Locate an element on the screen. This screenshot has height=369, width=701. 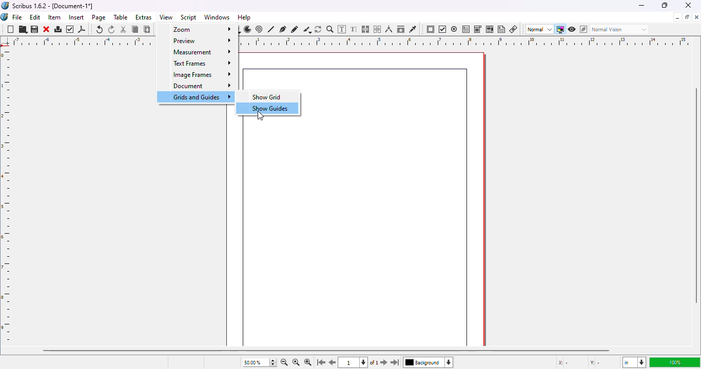
link text frames is located at coordinates (366, 29).